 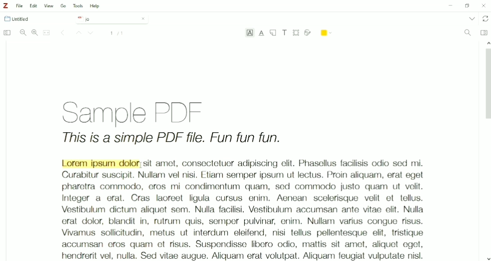 I want to click on Zoom Out, so click(x=23, y=33).